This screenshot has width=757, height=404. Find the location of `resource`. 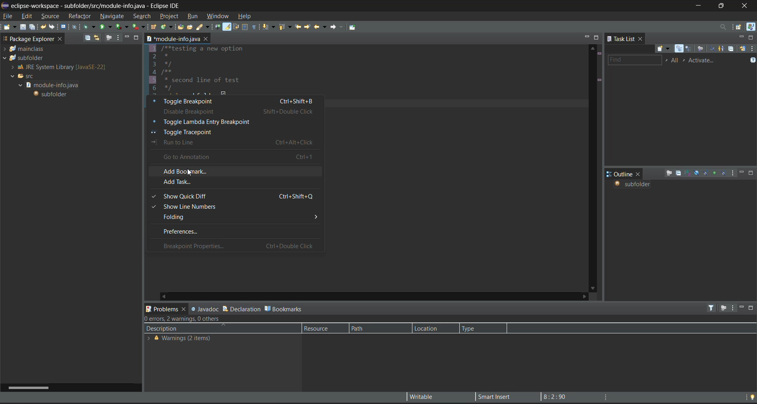

resource is located at coordinates (320, 328).